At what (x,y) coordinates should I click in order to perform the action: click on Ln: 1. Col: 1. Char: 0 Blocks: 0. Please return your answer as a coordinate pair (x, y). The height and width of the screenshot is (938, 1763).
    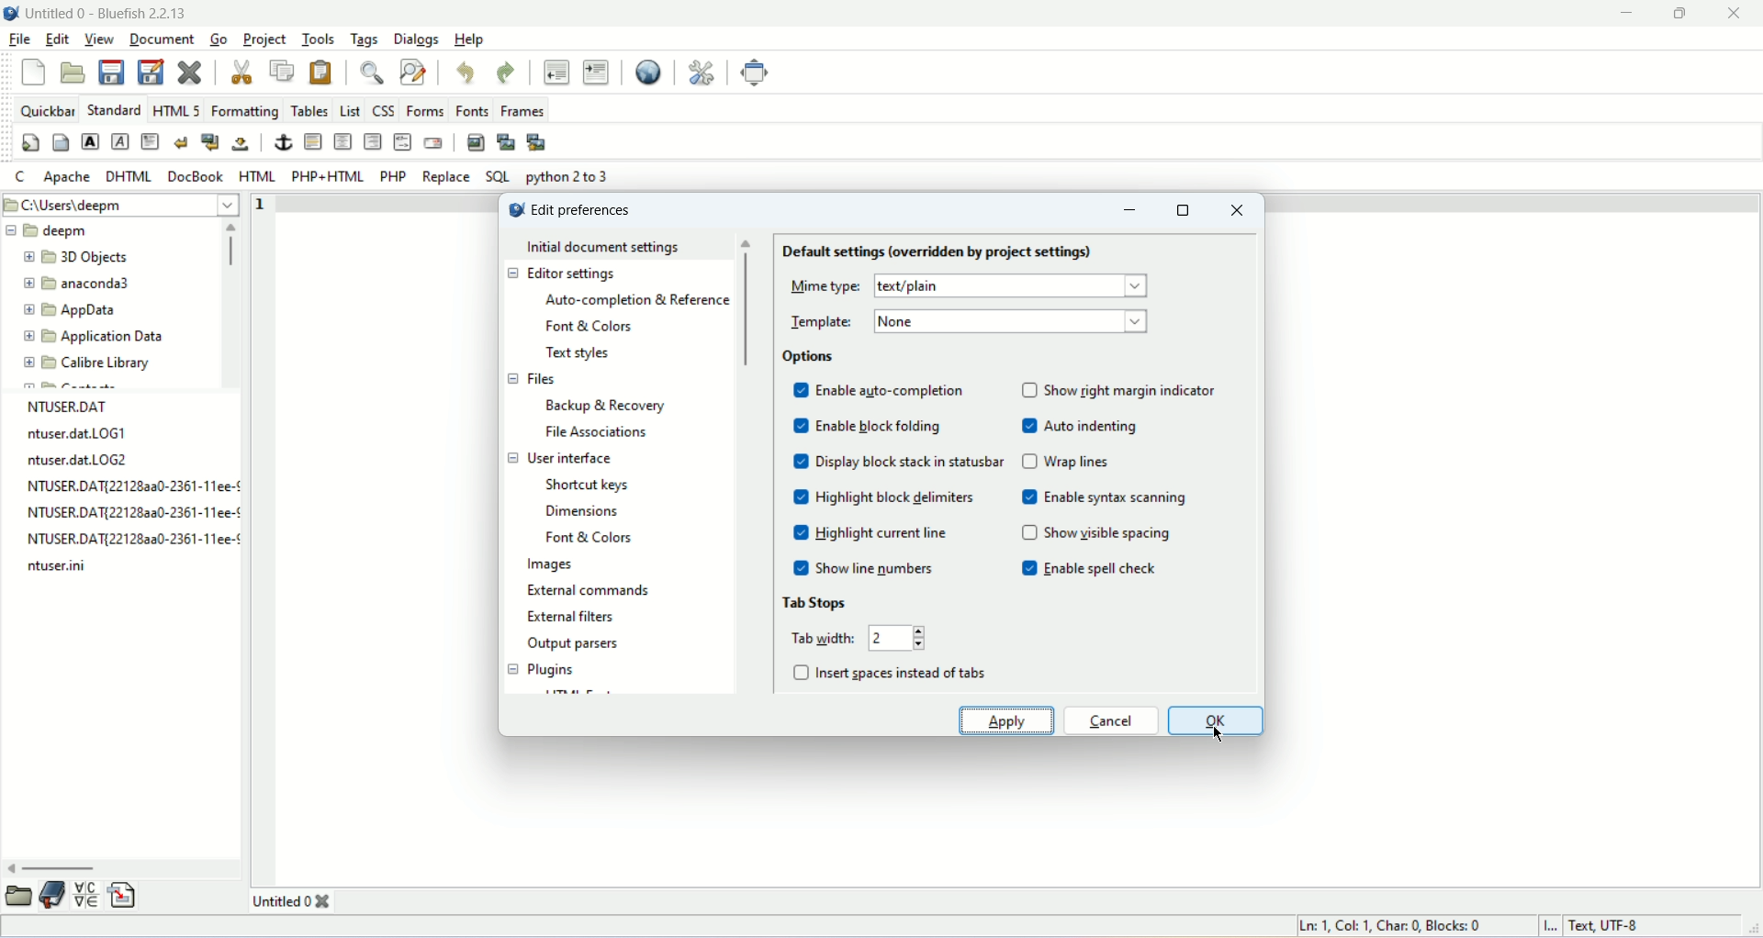
    Looking at the image, I should click on (1394, 924).